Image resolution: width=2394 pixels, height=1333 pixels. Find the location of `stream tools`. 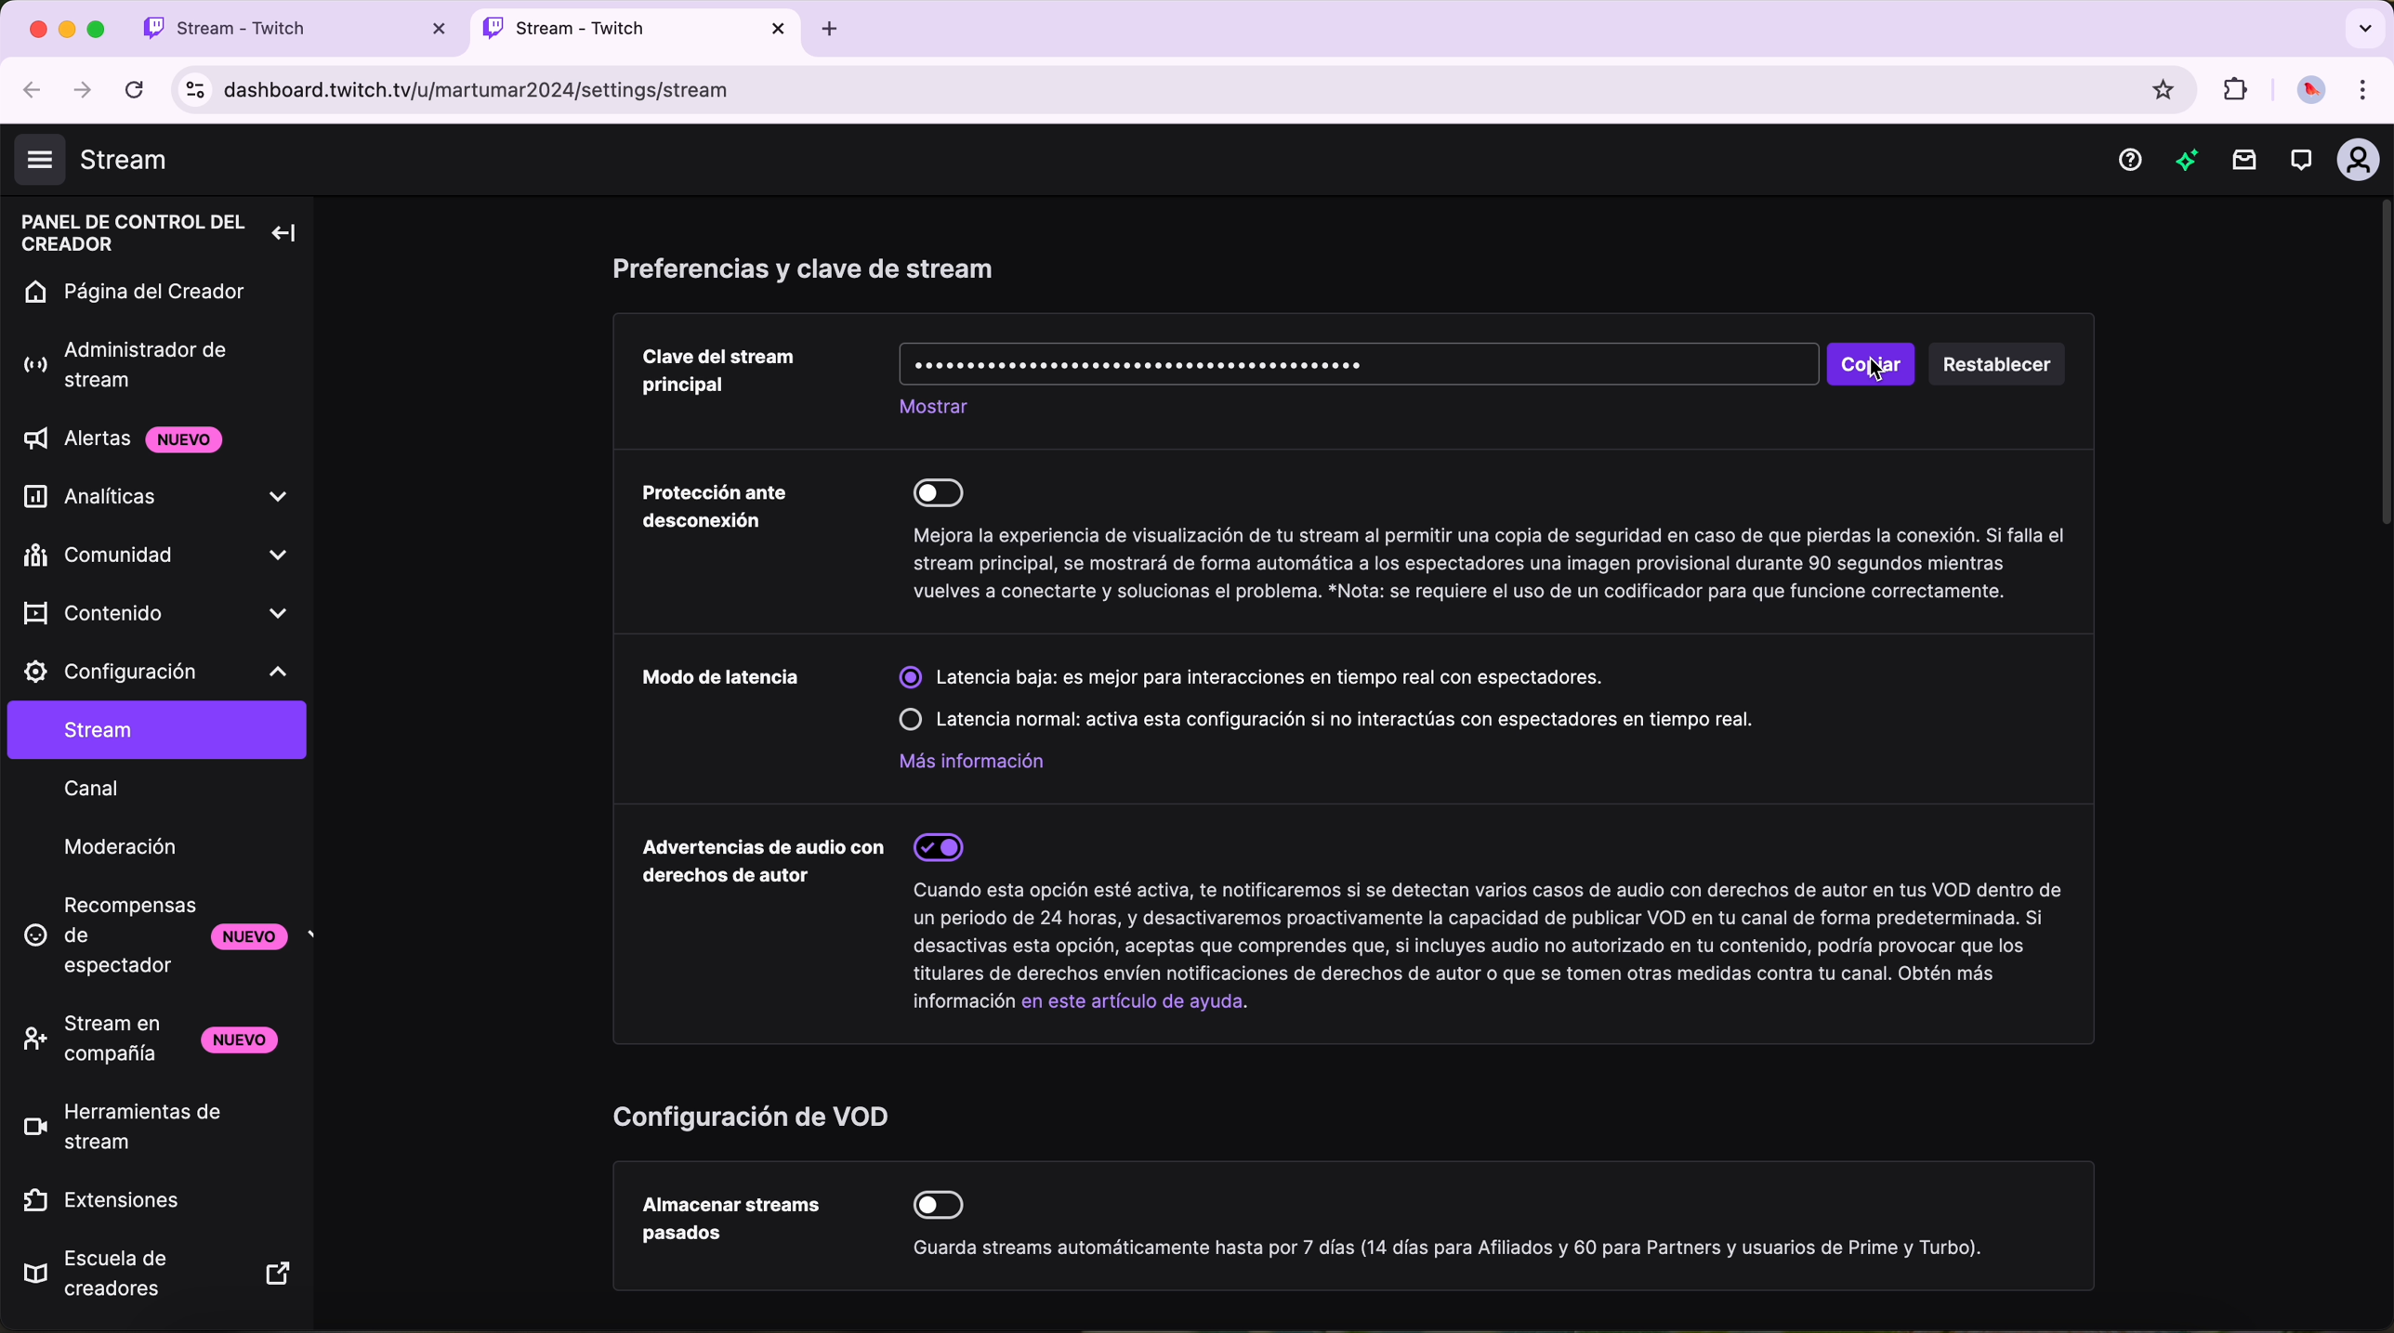

stream tools is located at coordinates (142, 1128).